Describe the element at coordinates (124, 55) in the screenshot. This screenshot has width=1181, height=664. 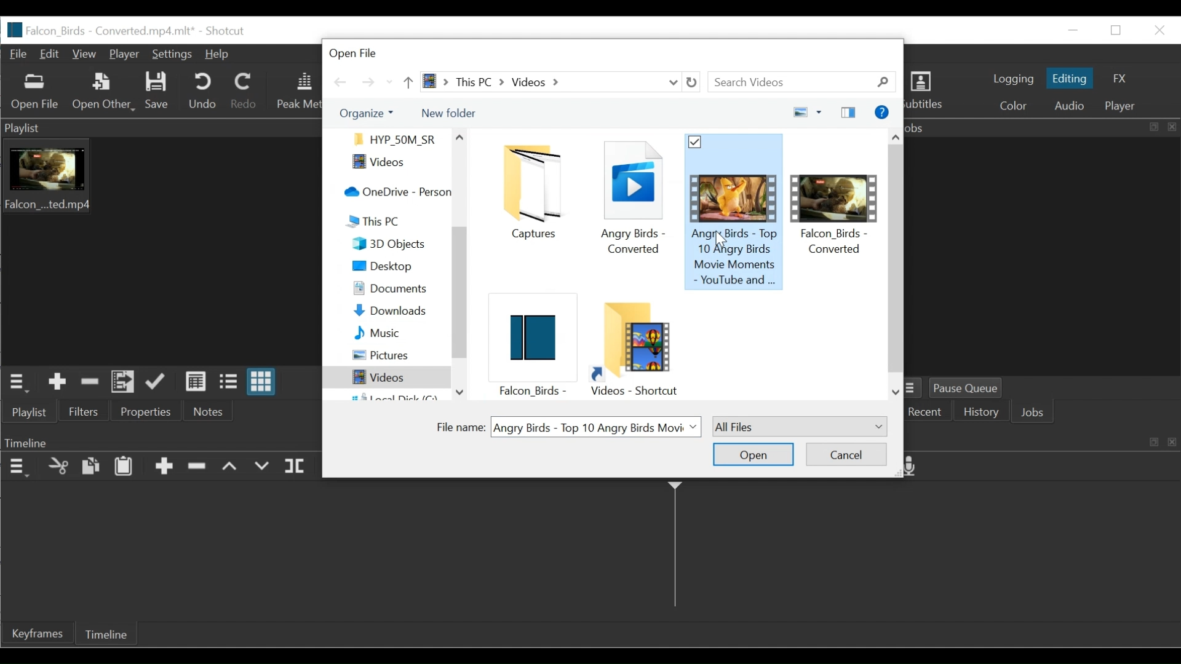
I see `Player` at that location.